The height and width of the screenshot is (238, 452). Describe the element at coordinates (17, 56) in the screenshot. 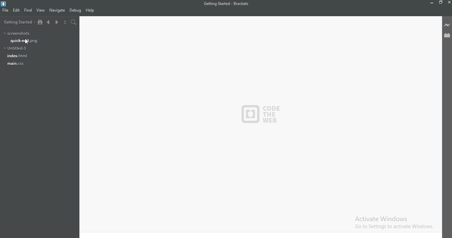

I see `index.html` at that location.